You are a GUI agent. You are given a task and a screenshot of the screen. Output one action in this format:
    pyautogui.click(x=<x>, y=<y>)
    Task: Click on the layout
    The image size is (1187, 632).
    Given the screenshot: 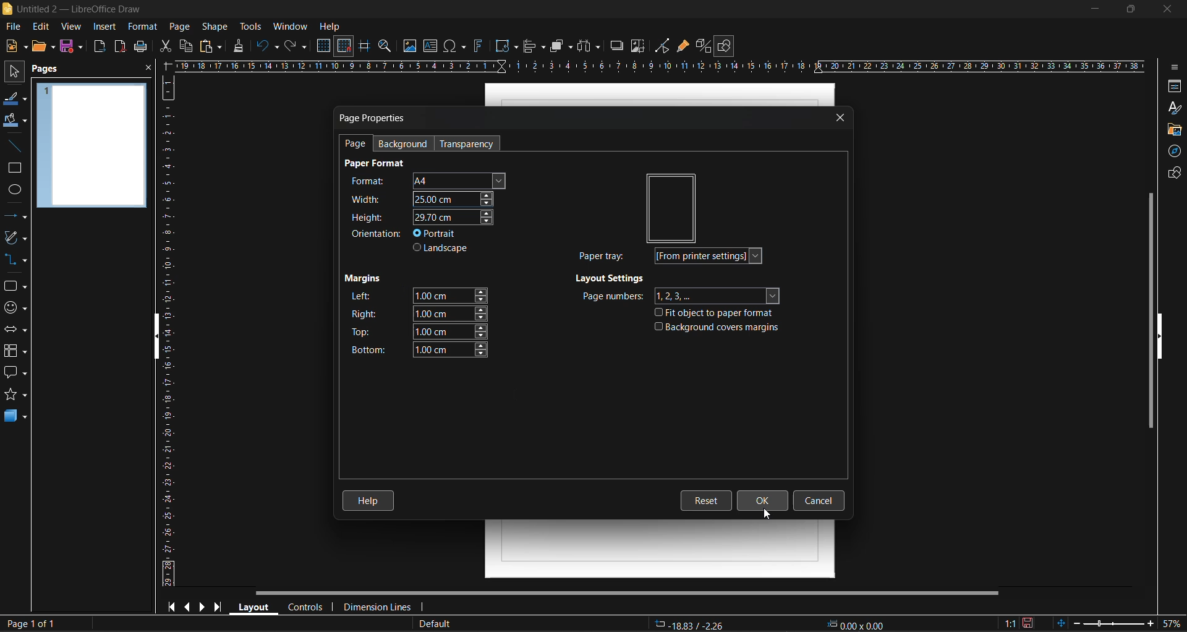 What is the action you would take?
    pyautogui.click(x=255, y=607)
    